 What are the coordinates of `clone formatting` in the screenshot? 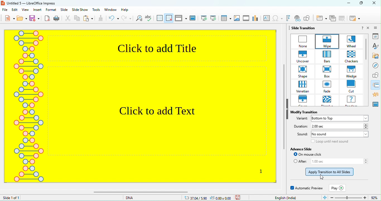 It's located at (102, 18).